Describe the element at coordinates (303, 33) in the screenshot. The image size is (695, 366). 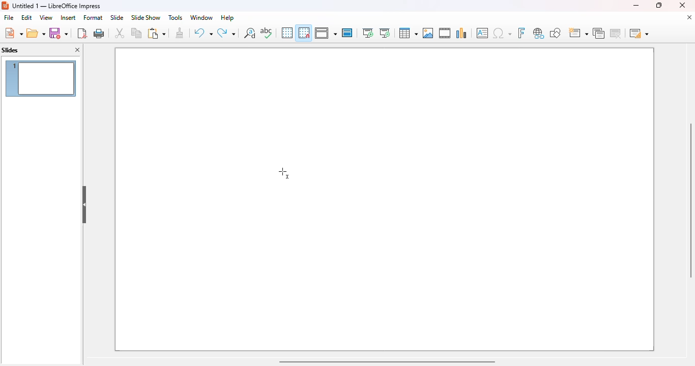
I see `snap to grid` at that location.